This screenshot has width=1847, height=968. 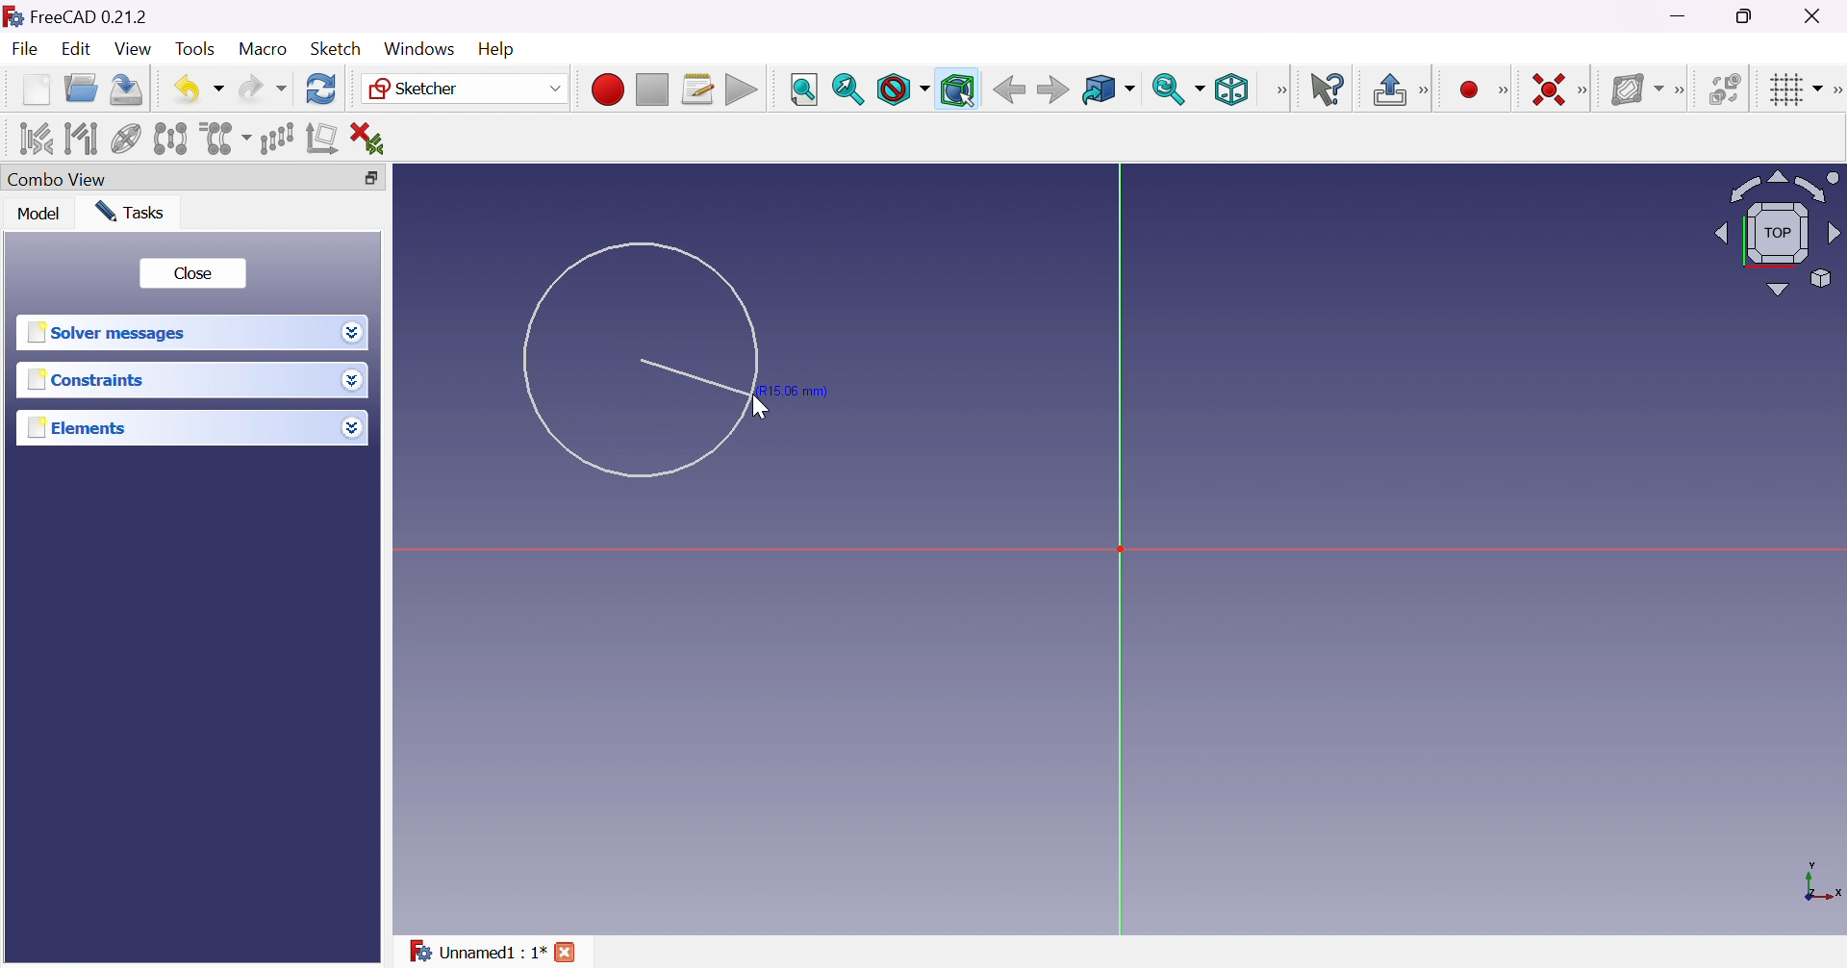 I want to click on Edit, so click(x=78, y=51).